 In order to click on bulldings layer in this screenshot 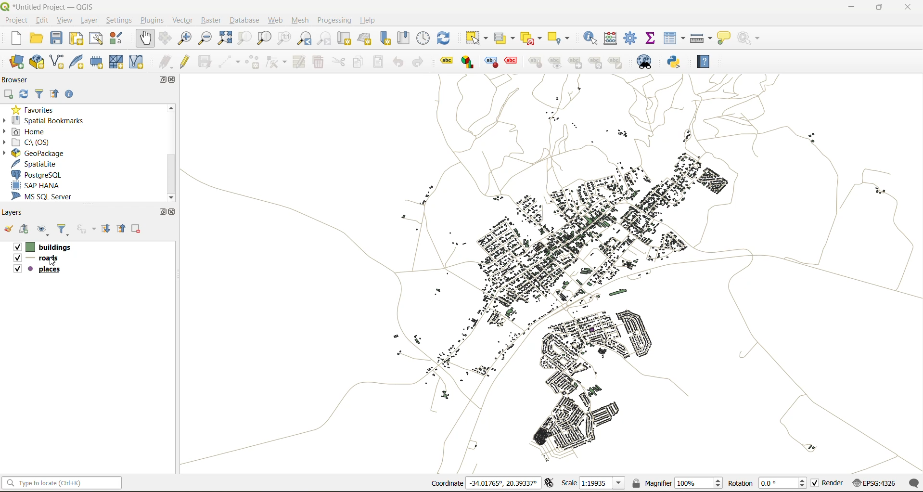, I will do `click(49, 246)`.